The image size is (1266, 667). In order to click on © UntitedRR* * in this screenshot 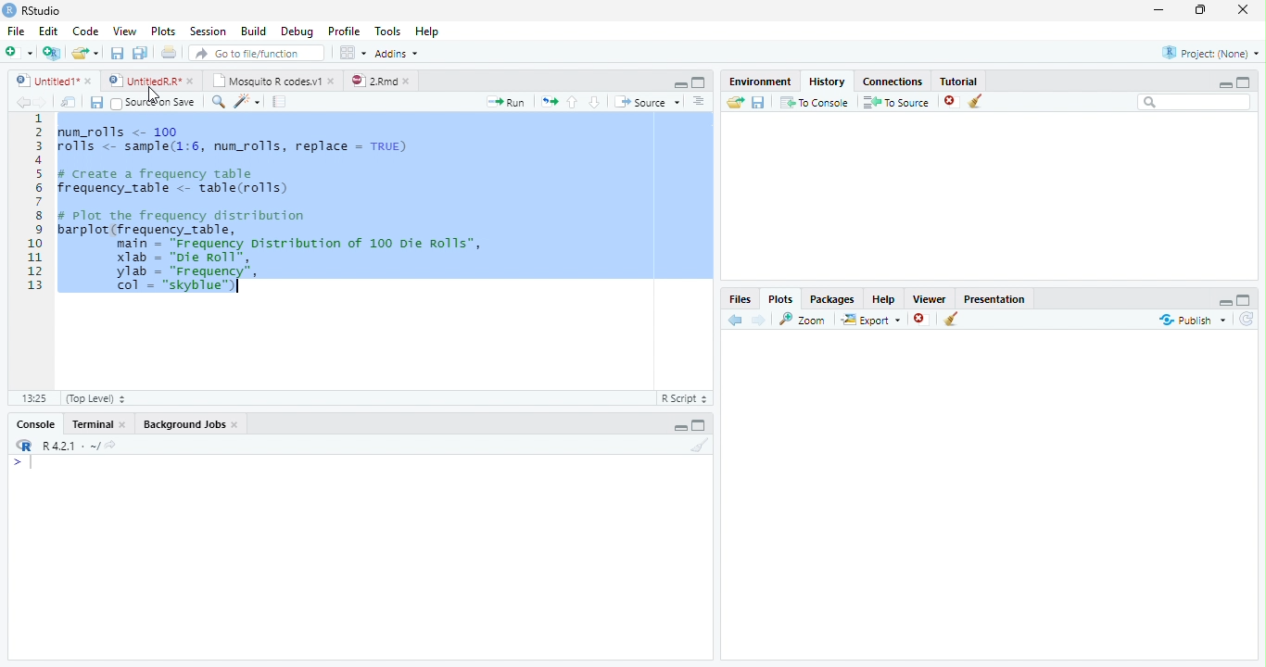, I will do `click(153, 81)`.